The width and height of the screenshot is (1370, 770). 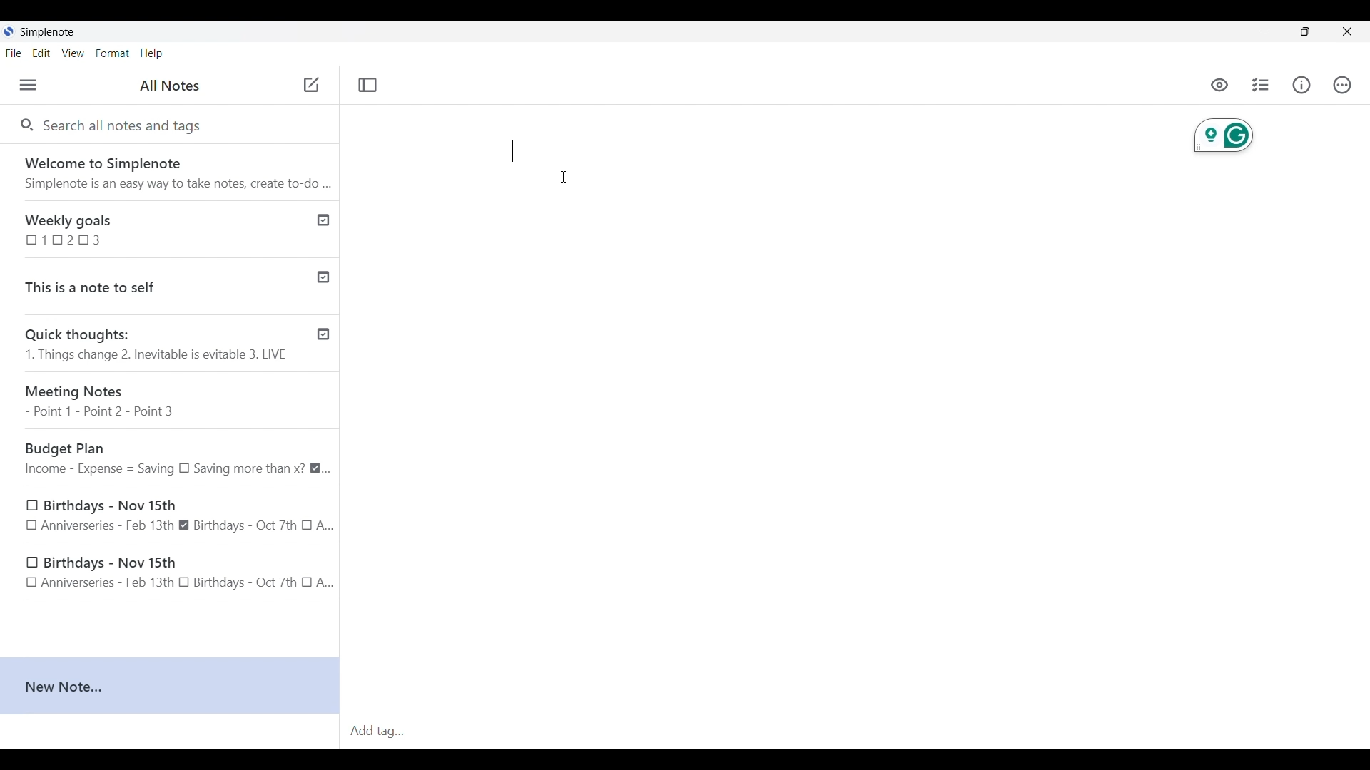 What do you see at coordinates (1262, 85) in the screenshot?
I see `Insert checklist` at bounding box center [1262, 85].